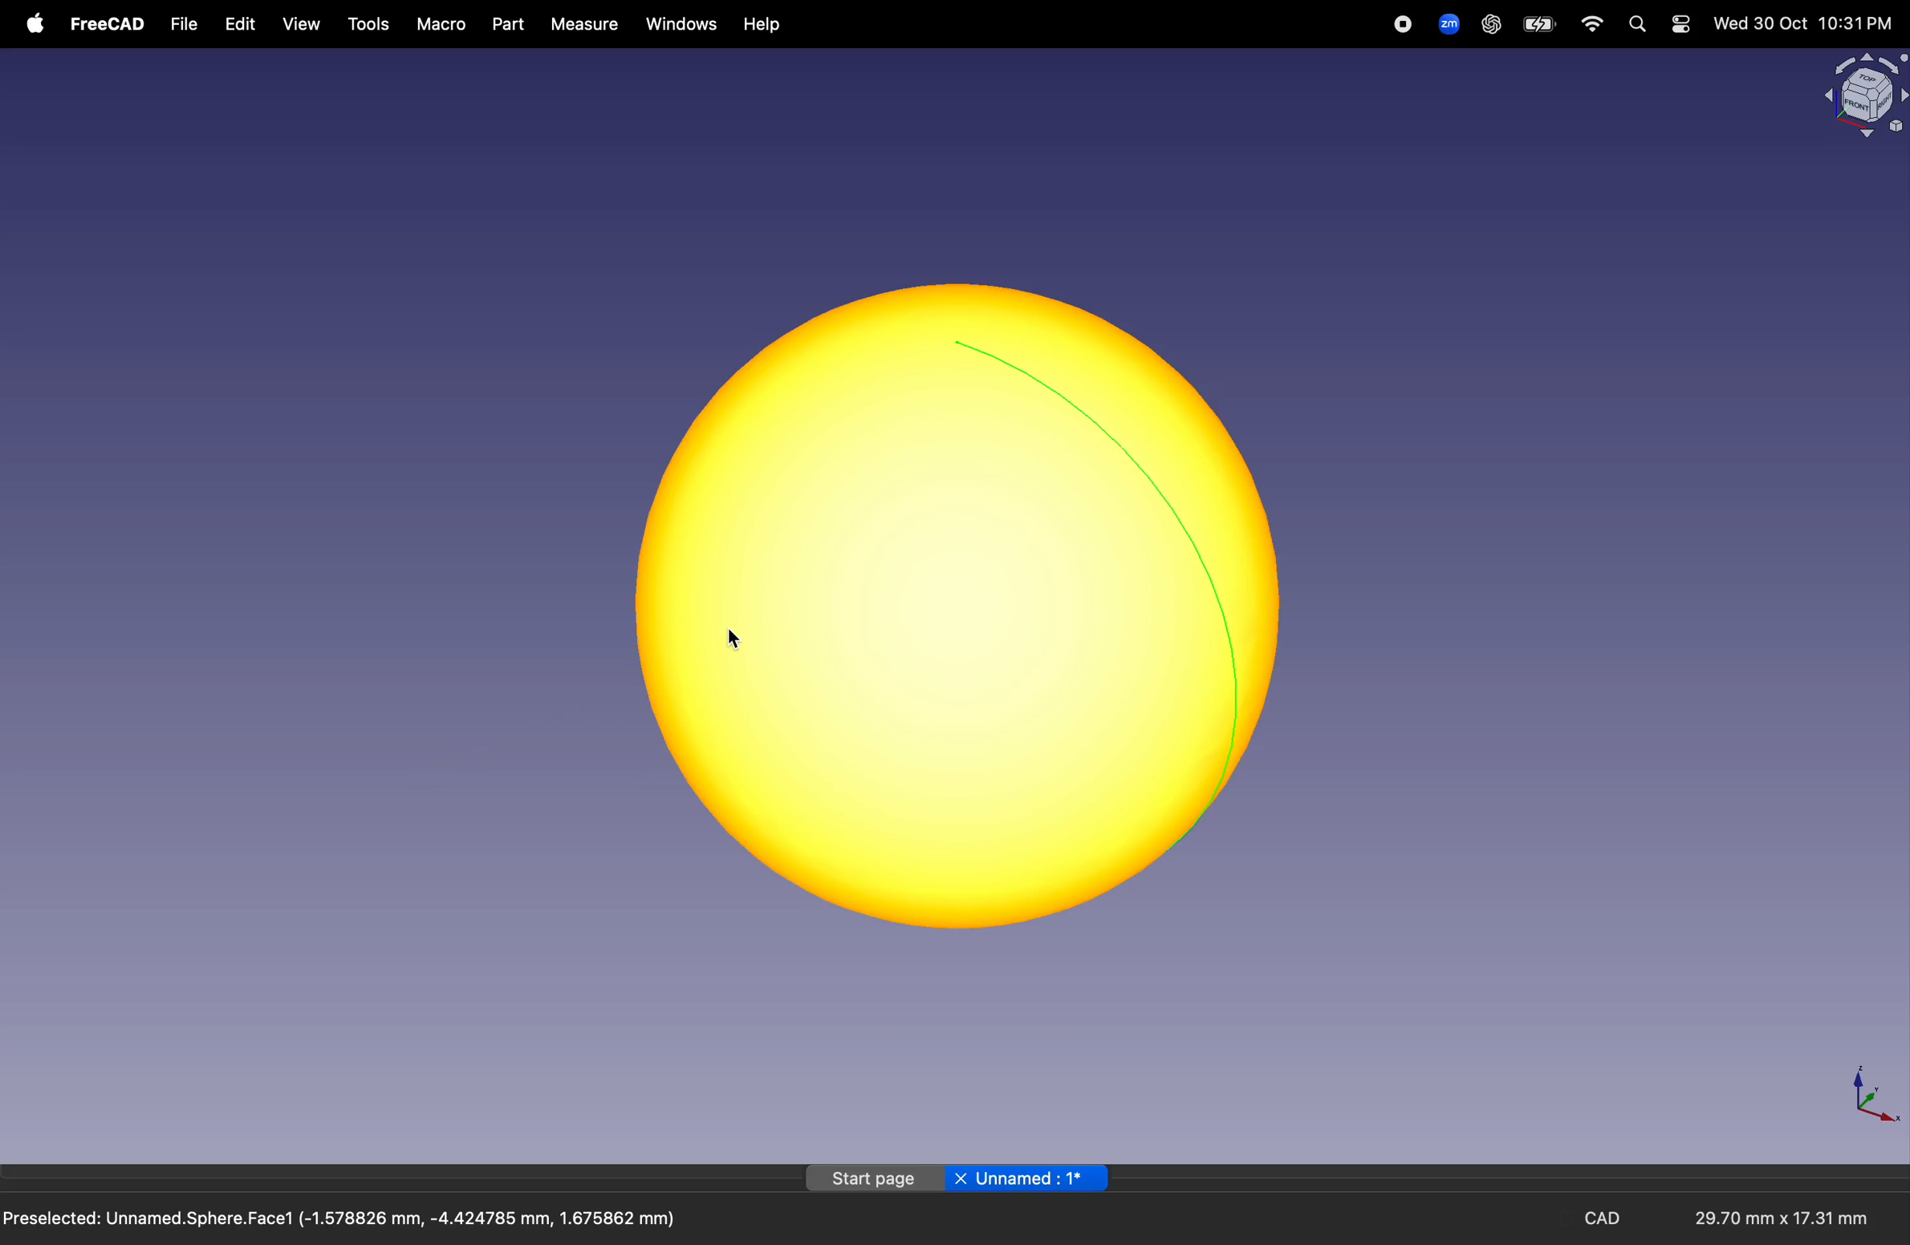  What do you see at coordinates (185, 25) in the screenshot?
I see `file` at bounding box center [185, 25].